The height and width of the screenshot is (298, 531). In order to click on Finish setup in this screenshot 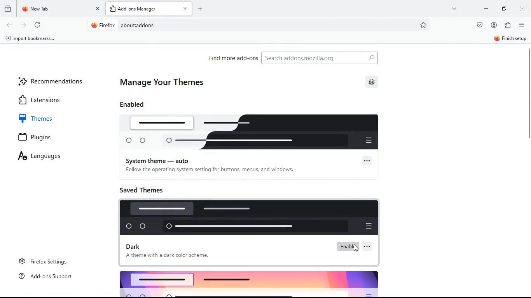, I will do `click(511, 38)`.